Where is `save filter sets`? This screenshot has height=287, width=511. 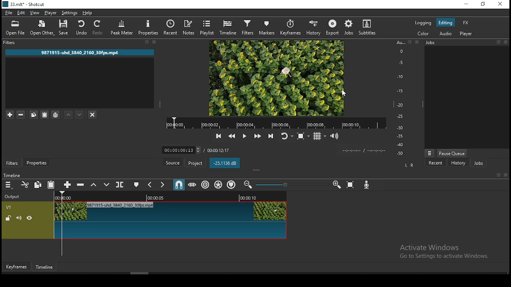
save filter sets is located at coordinates (56, 116).